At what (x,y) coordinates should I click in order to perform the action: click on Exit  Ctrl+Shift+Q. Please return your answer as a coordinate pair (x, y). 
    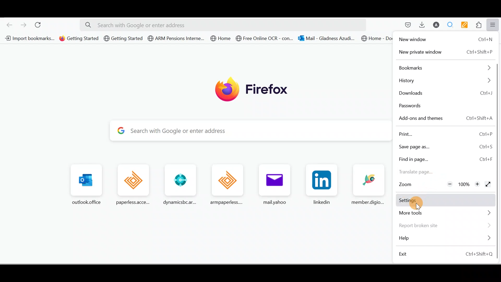
    Looking at the image, I should click on (446, 254).